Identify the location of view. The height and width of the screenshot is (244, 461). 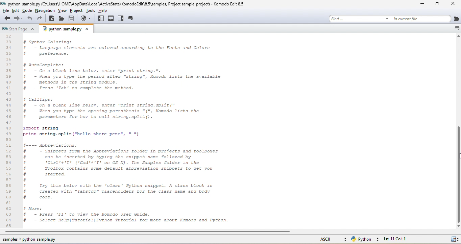
(62, 11).